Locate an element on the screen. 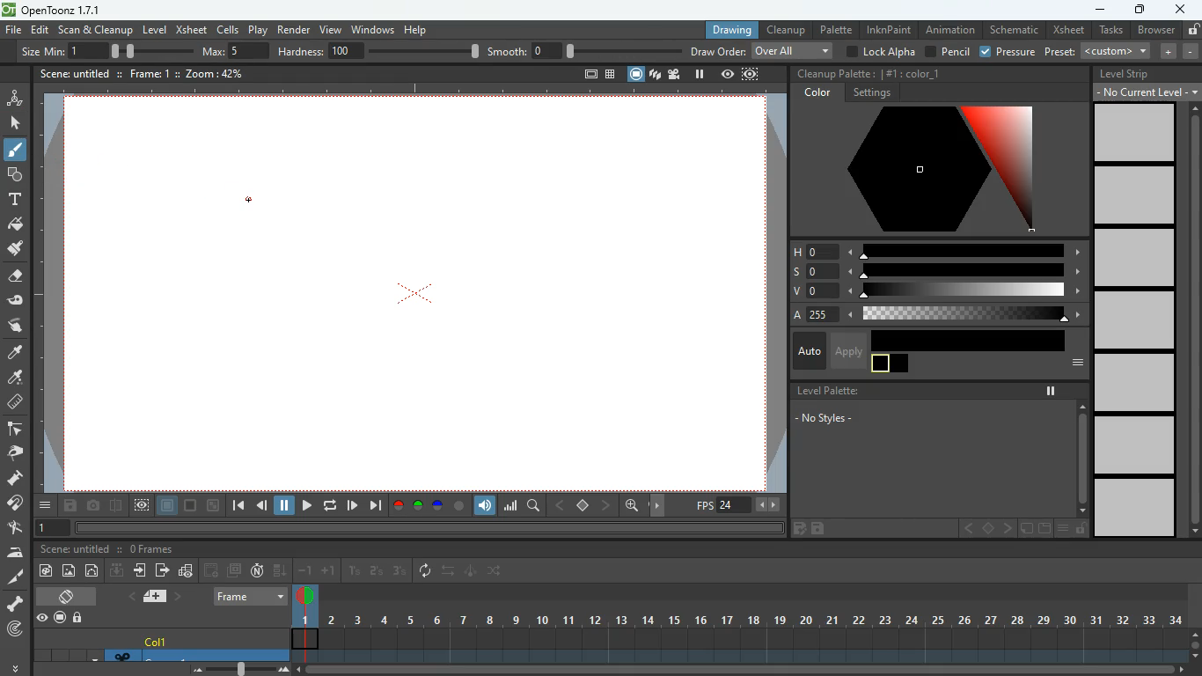 This screenshot has height=676, width=1202. menu is located at coordinates (1062, 529).